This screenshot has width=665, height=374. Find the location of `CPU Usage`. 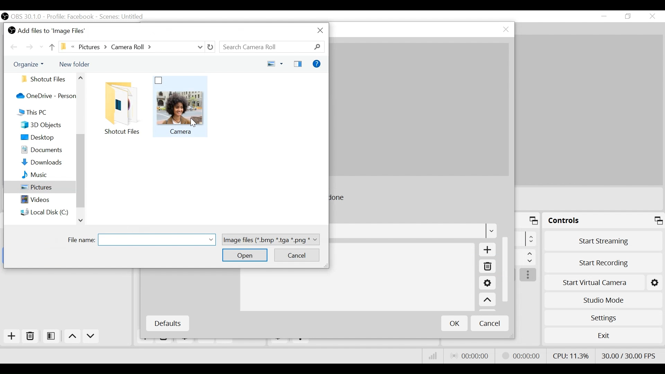

CPU Usage is located at coordinates (570, 355).